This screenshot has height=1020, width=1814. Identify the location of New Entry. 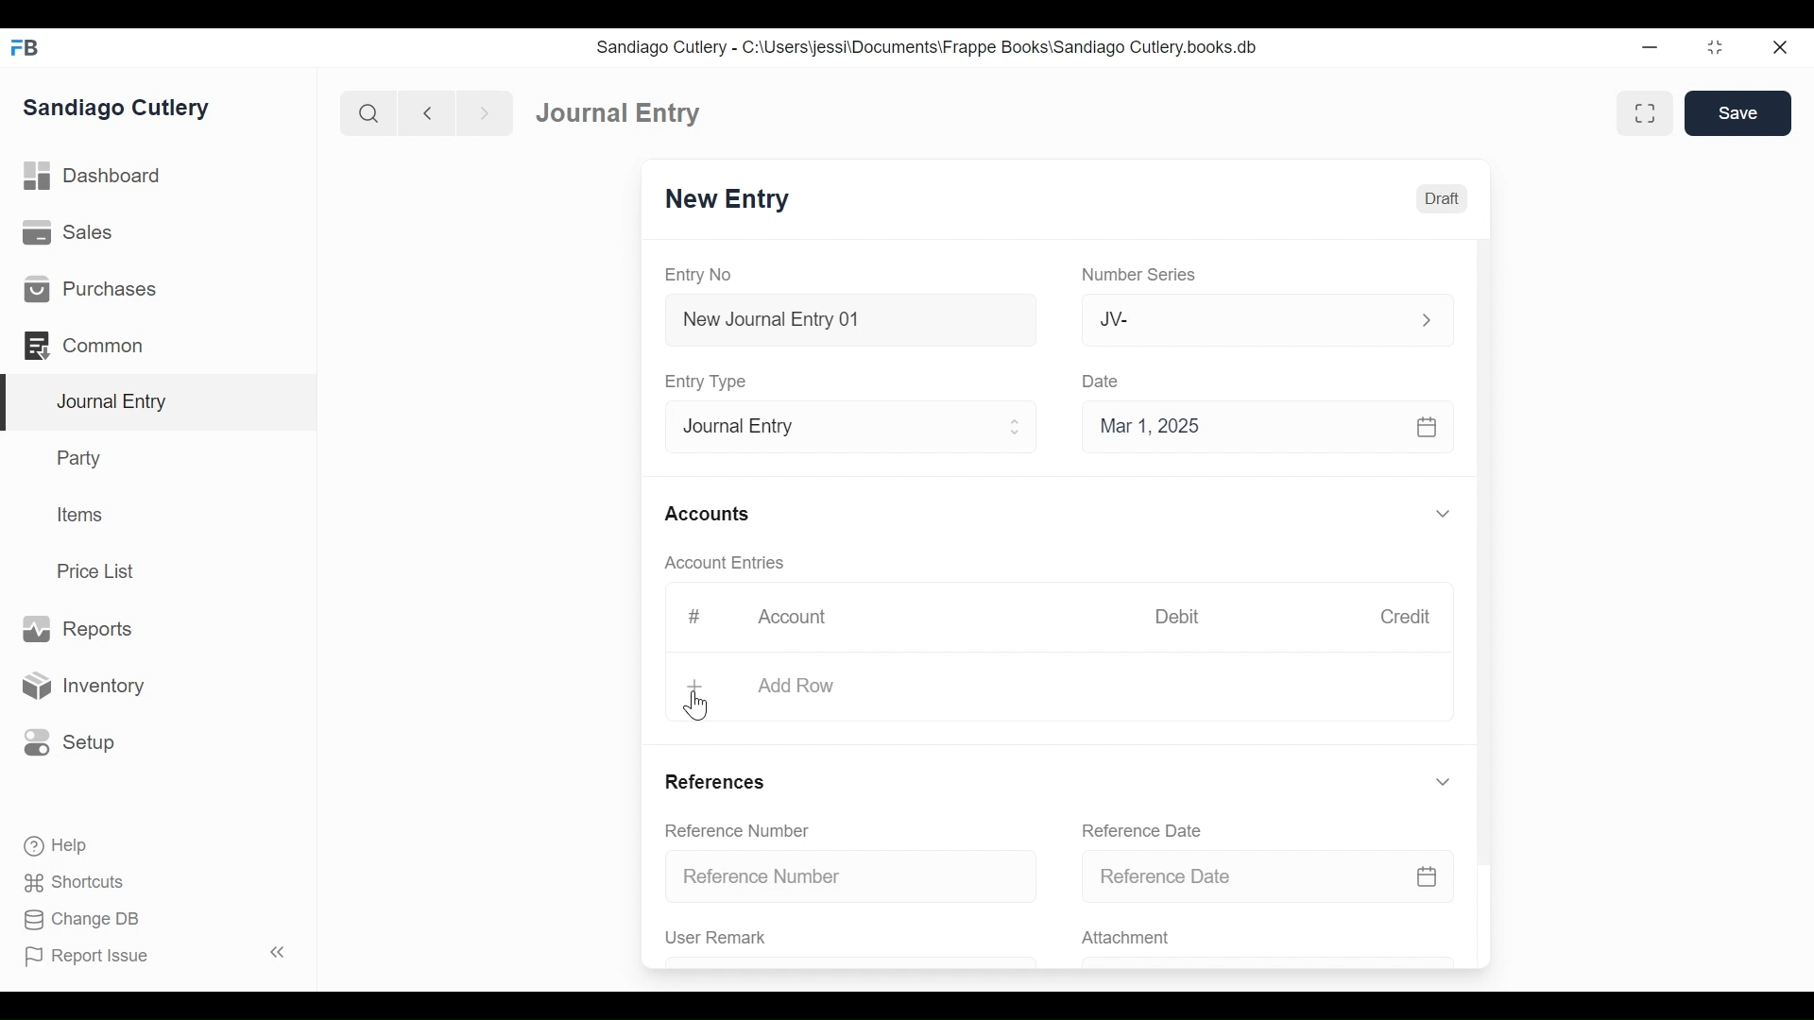
(729, 200).